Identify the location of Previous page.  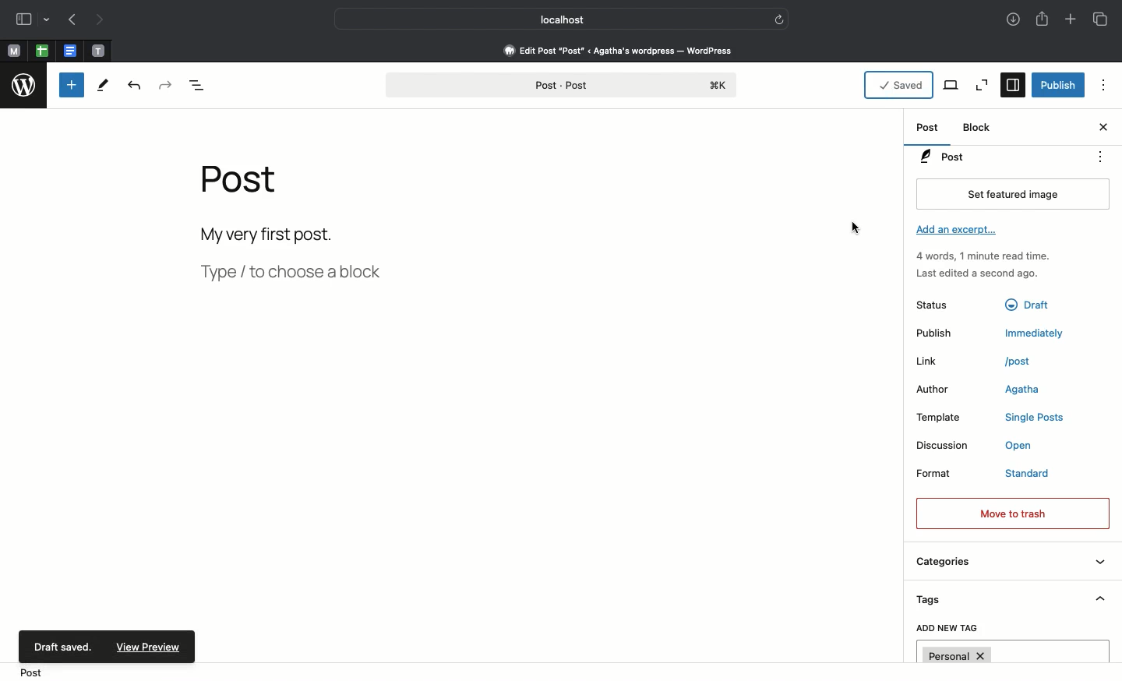
(70, 19).